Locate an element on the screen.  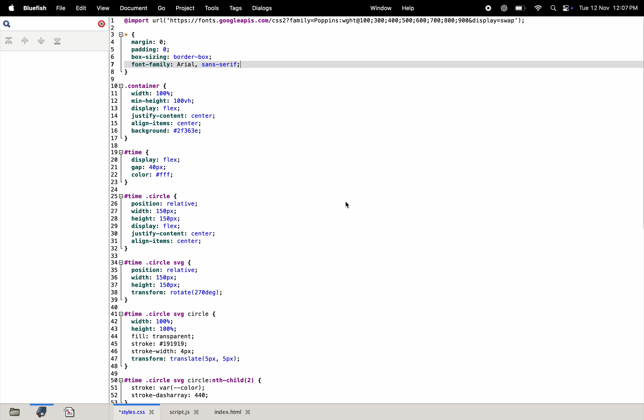
project is located at coordinates (183, 8).